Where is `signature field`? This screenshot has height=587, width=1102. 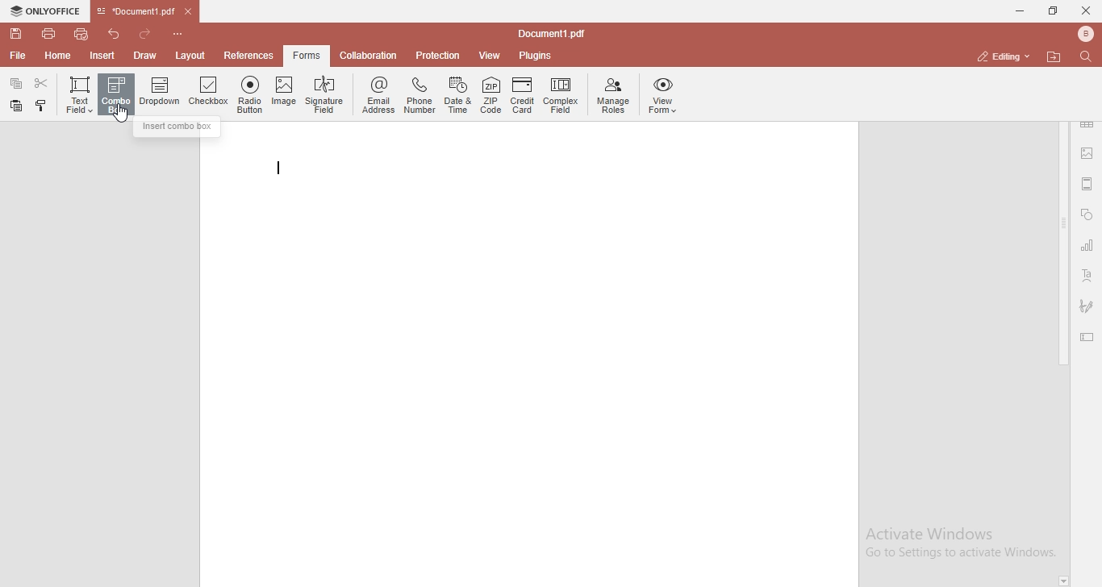 signature field is located at coordinates (326, 94).